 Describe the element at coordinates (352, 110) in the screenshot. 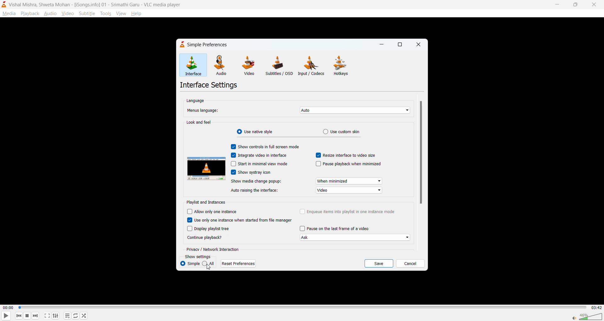

I see `Language Dropdown` at that location.